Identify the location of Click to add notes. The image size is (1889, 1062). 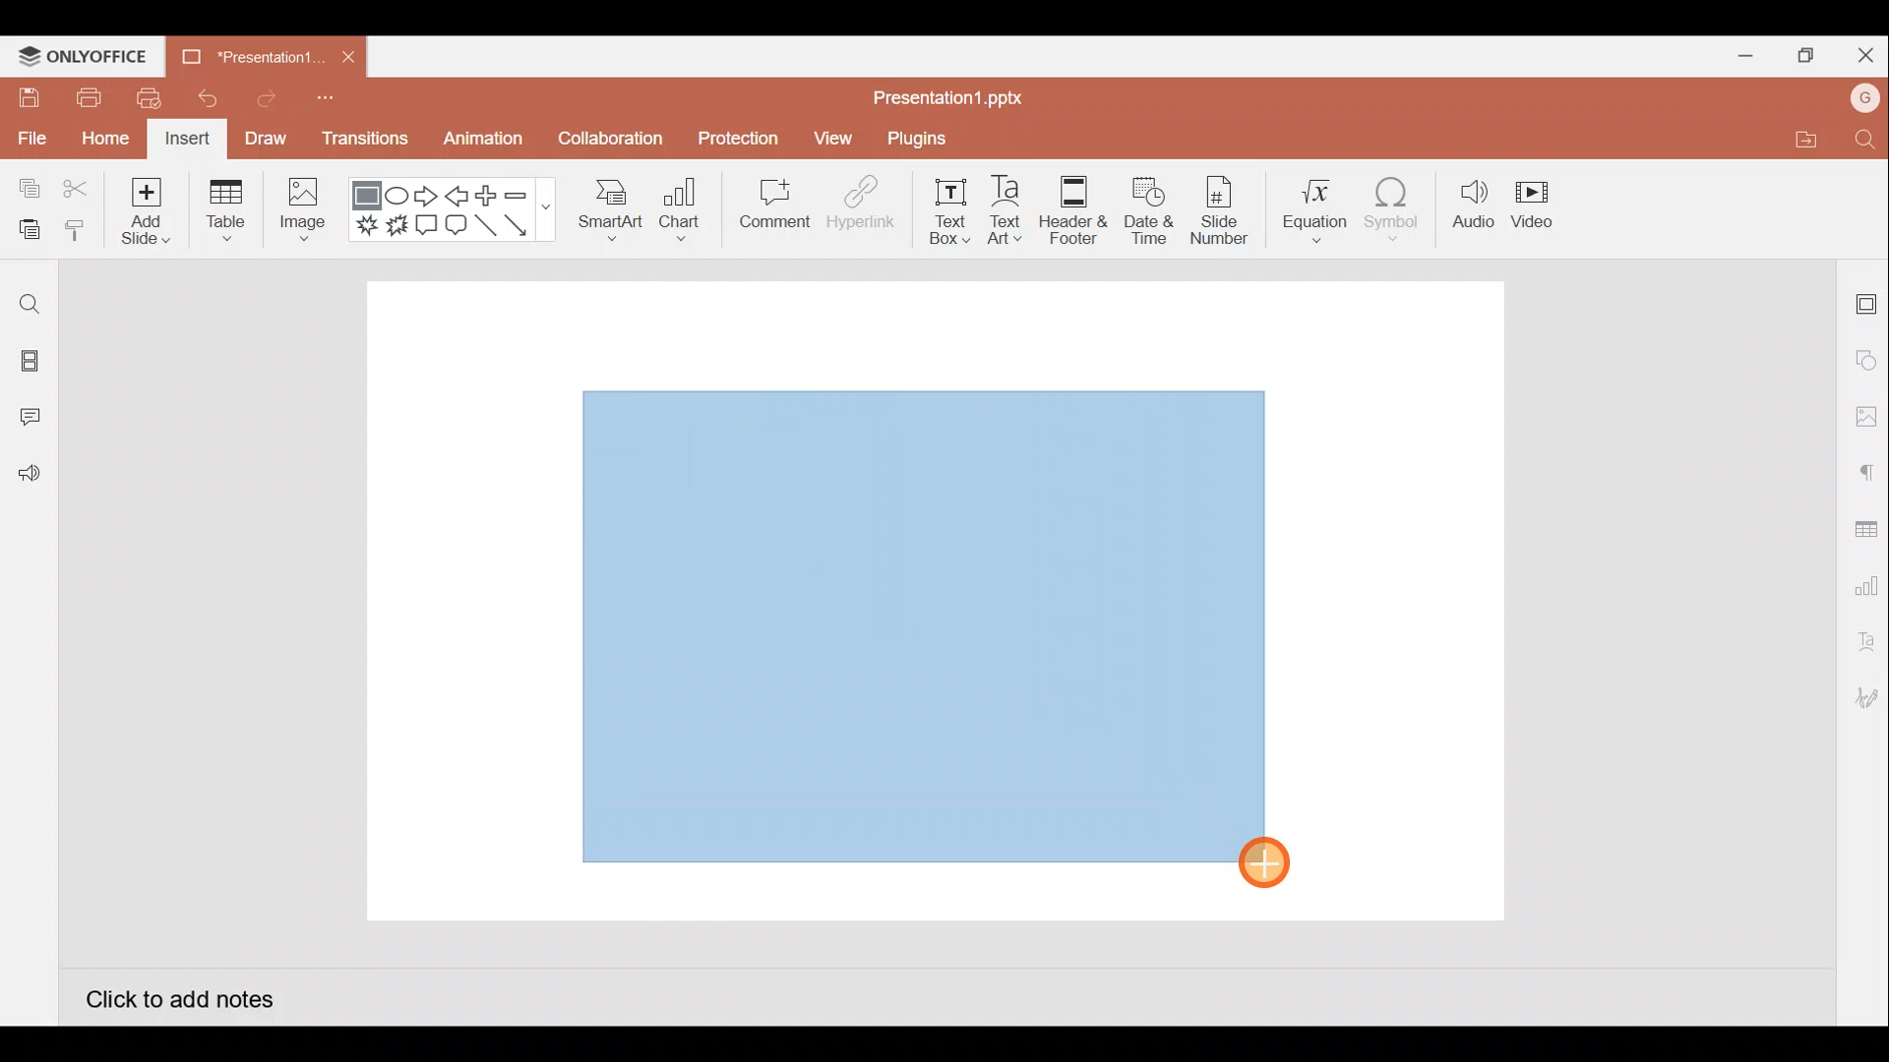
(179, 997).